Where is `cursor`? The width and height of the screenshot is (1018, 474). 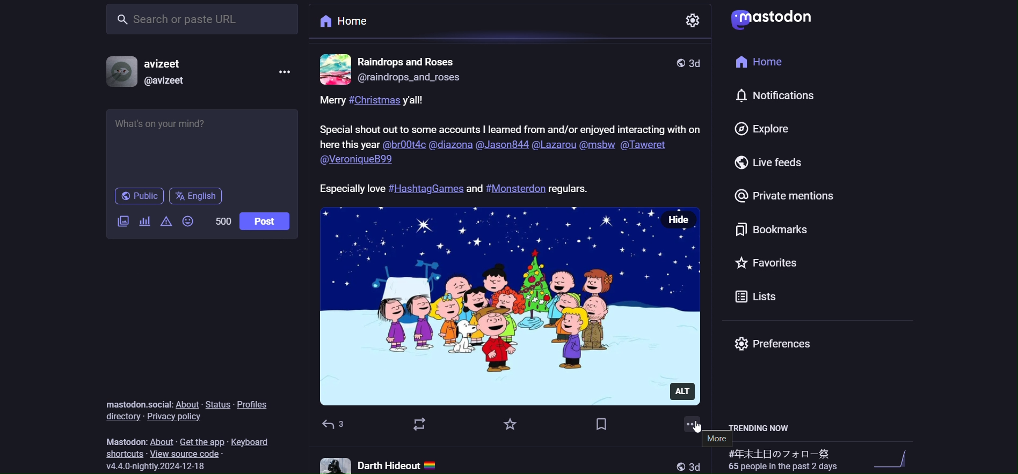
cursor is located at coordinates (696, 427).